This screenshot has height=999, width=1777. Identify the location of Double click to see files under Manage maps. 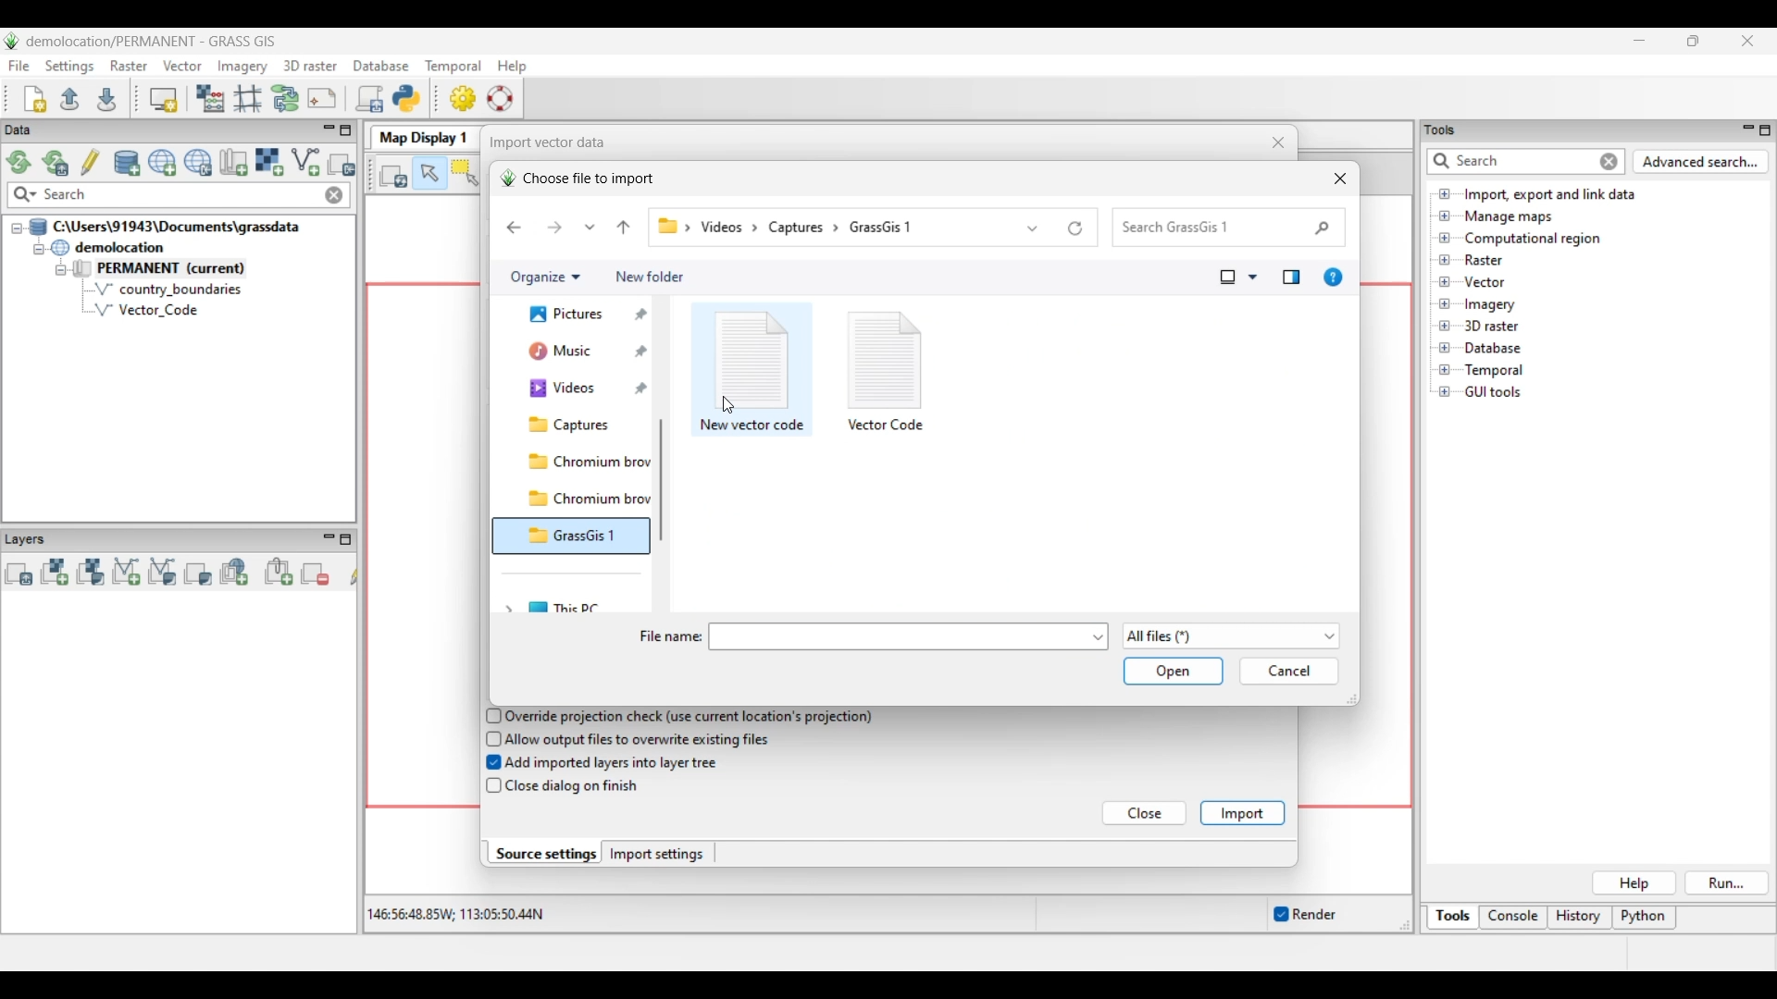
(1510, 217).